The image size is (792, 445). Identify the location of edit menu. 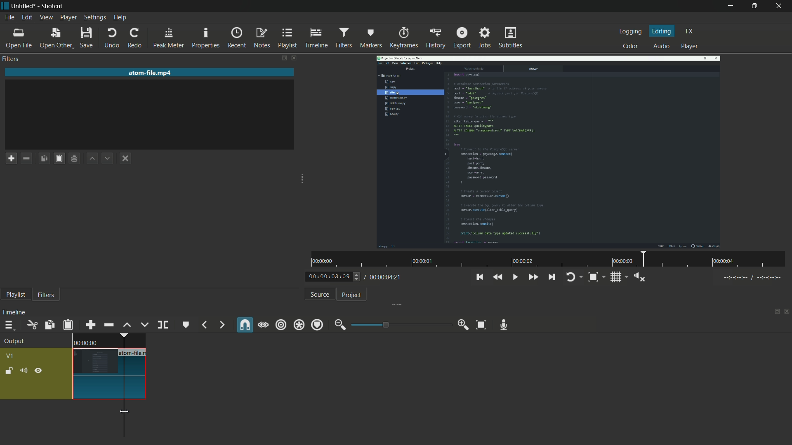
(27, 18).